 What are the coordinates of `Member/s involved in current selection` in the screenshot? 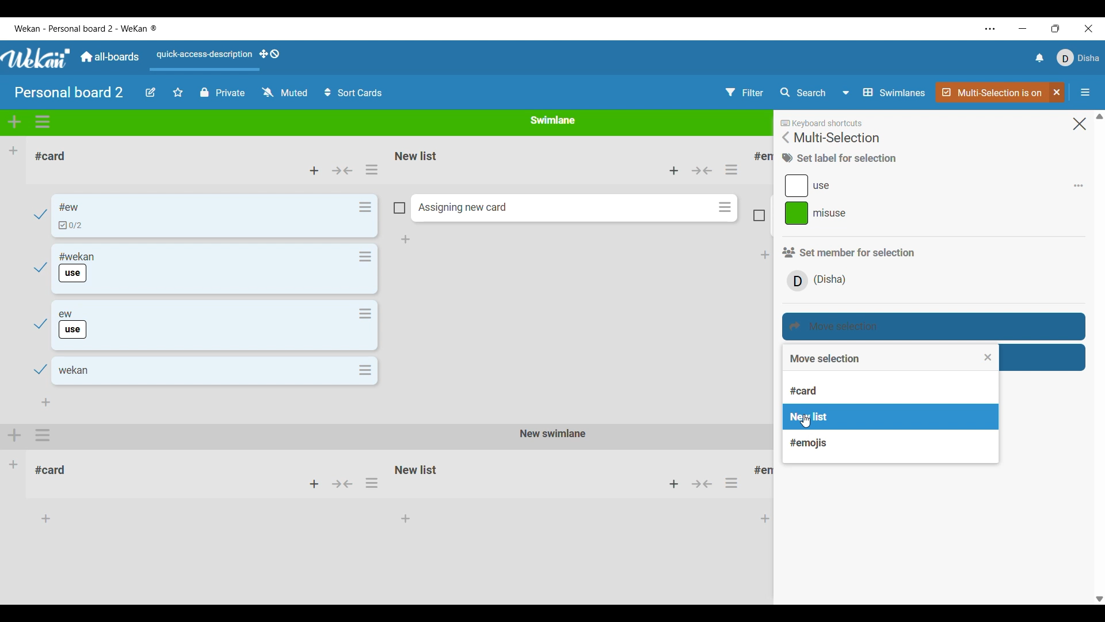 It's located at (822, 280).